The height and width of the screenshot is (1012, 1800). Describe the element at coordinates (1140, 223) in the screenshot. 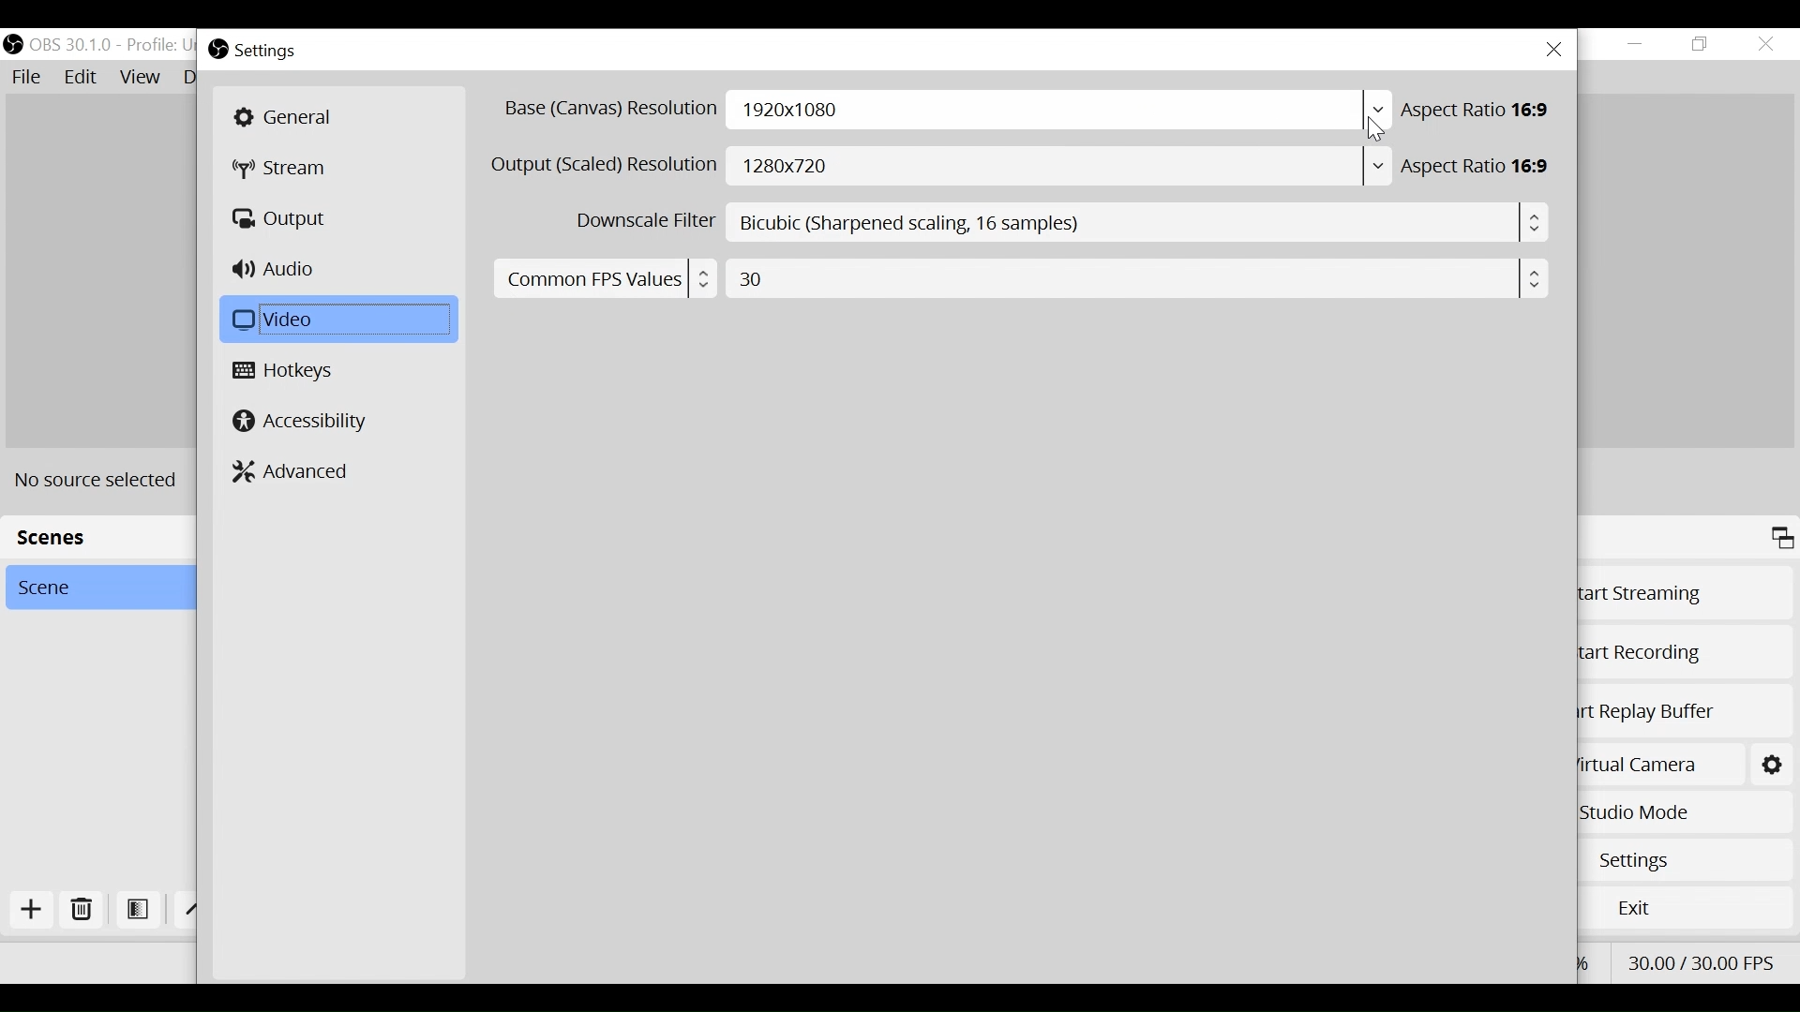

I see `Bicubic (sharpened scaling, 16 samples)` at that location.